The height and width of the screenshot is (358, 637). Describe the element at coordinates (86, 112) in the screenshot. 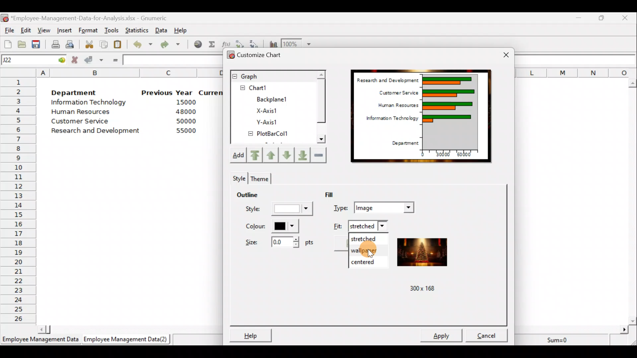

I see `Human Resources` at that location.